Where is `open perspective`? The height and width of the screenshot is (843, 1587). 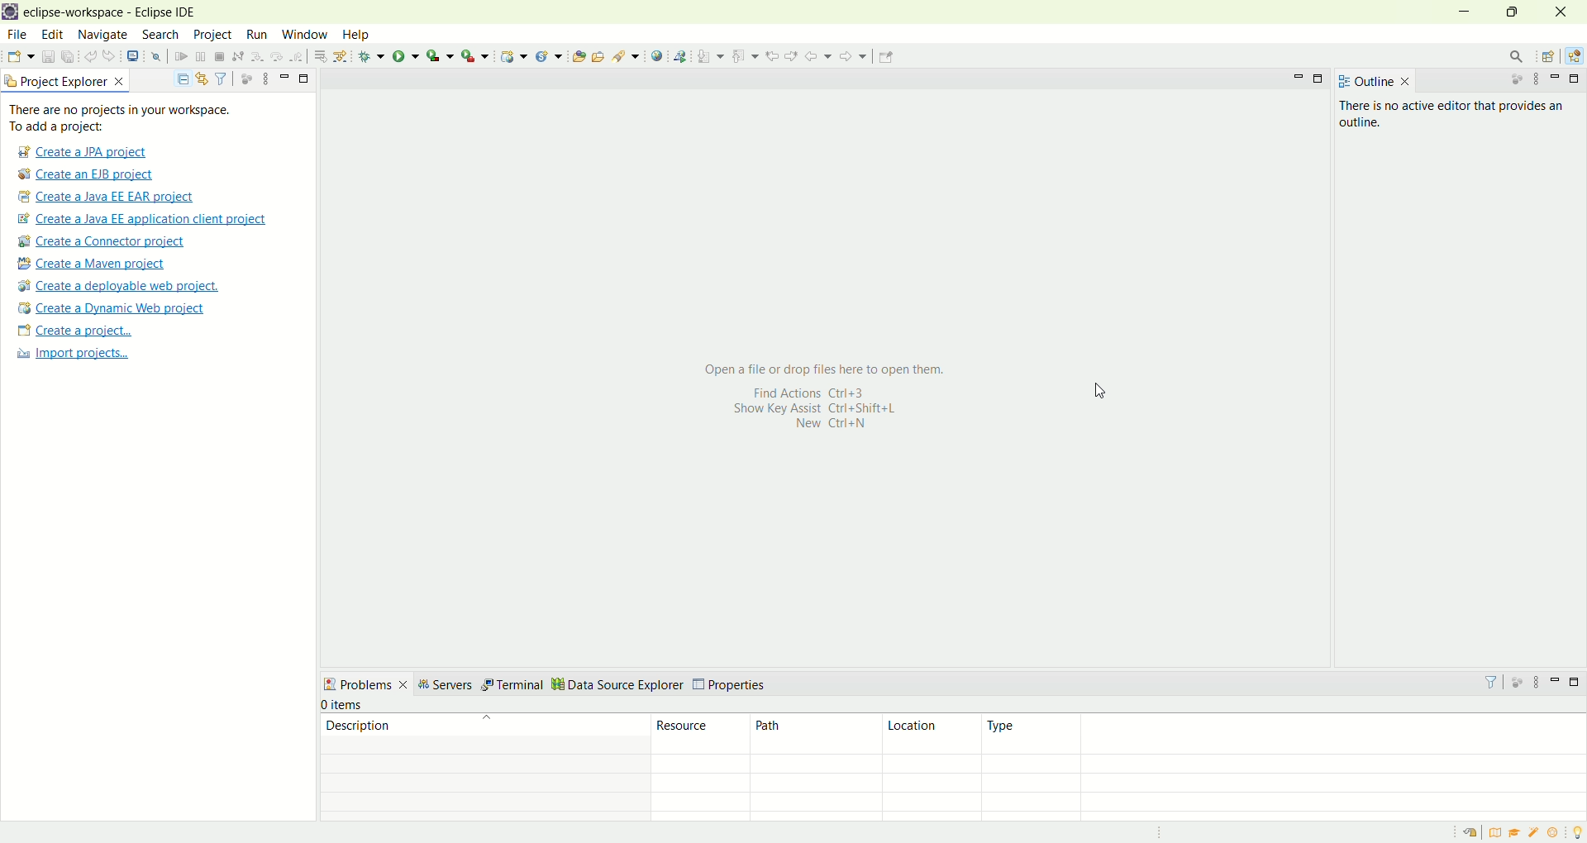
open perspective is located at coordinates (1549, 55).